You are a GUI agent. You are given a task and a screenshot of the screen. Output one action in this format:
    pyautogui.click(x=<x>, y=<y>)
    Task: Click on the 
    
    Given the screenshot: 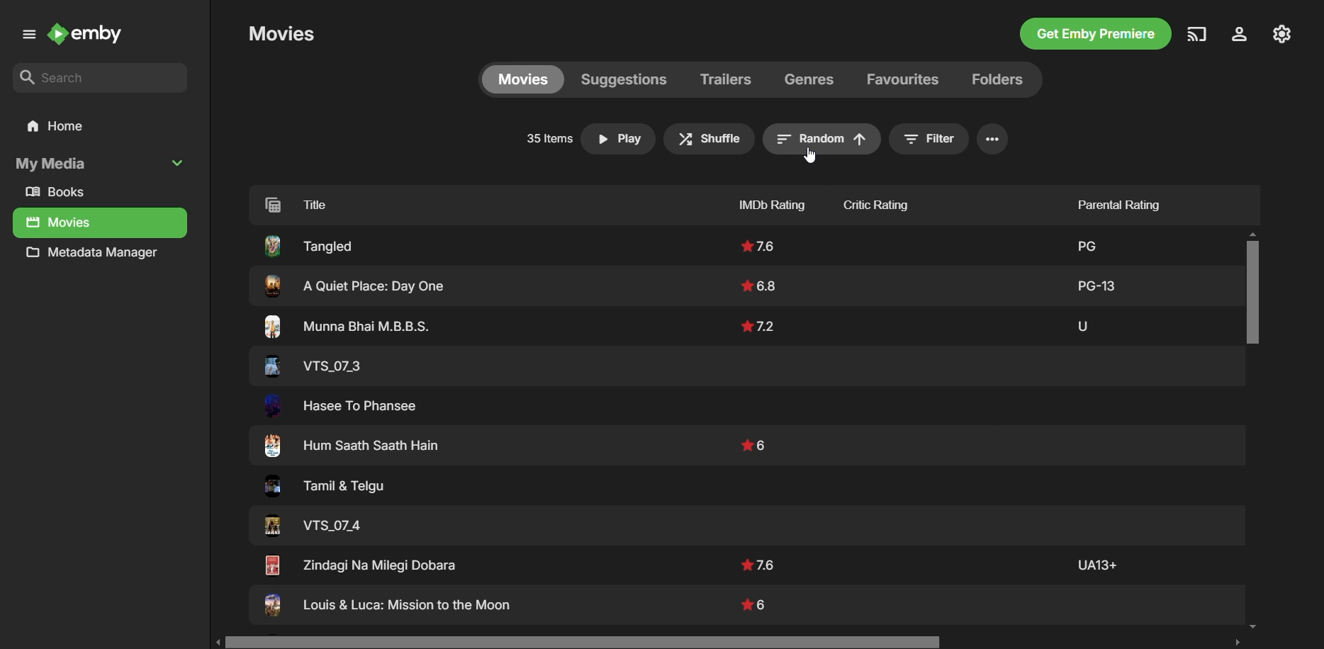 What is the action you would take?
    pyautogui.click(x=1084, y=243)
    